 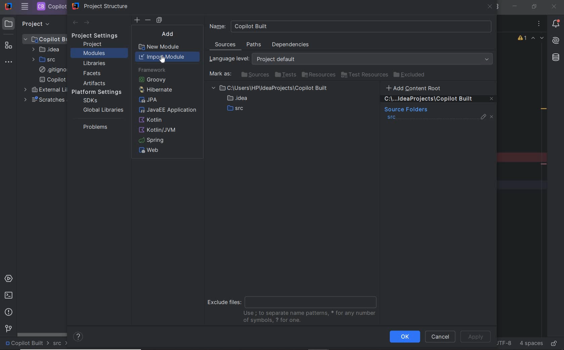 What do you see at coordinates (45, 59) in the screenshot?
I see `SRC` at bounding box center [45, 59].